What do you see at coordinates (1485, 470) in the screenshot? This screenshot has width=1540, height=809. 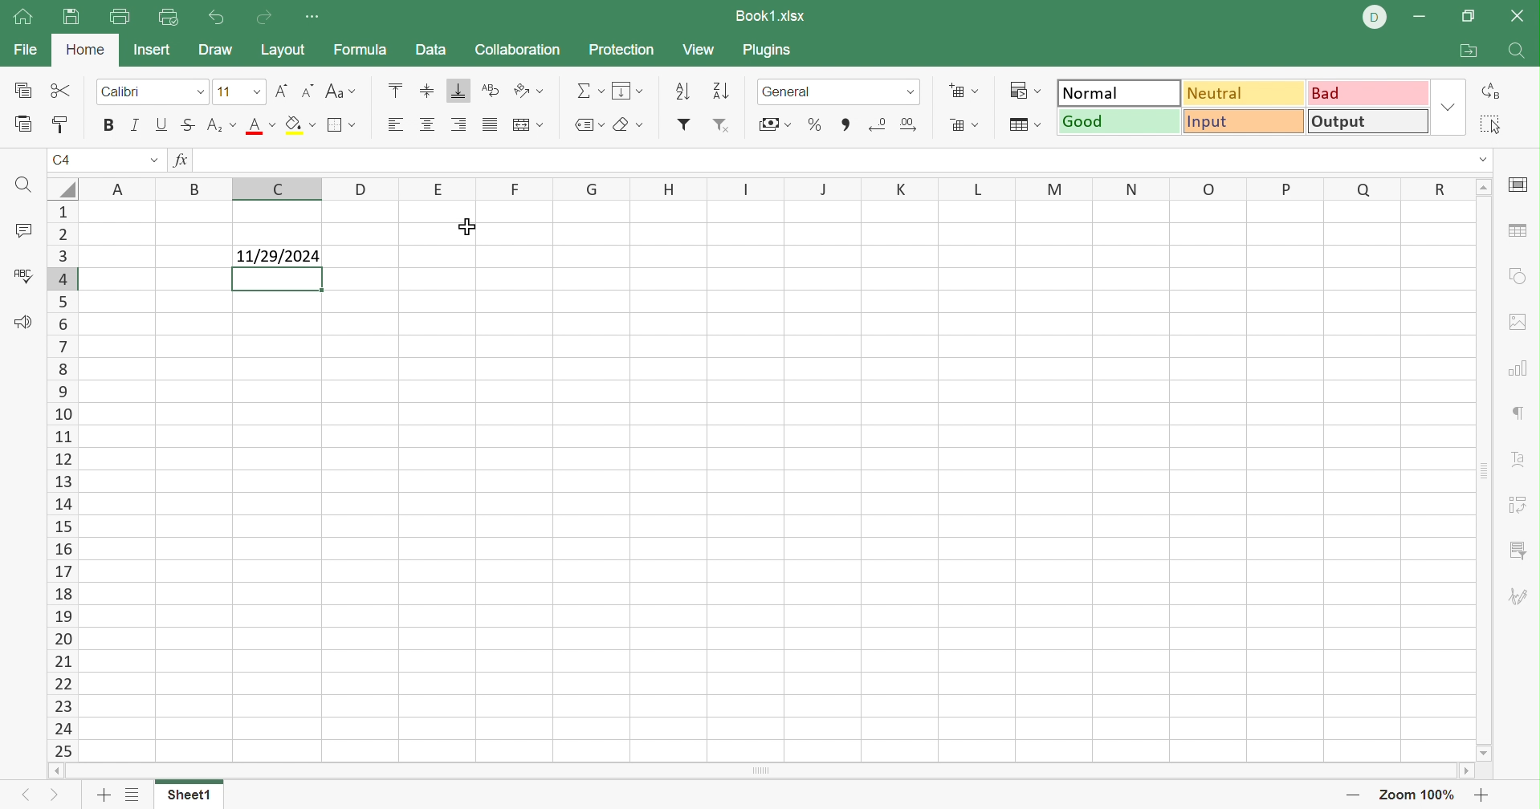 I see `Scroll Bar` at bounding box center [1485, 470].